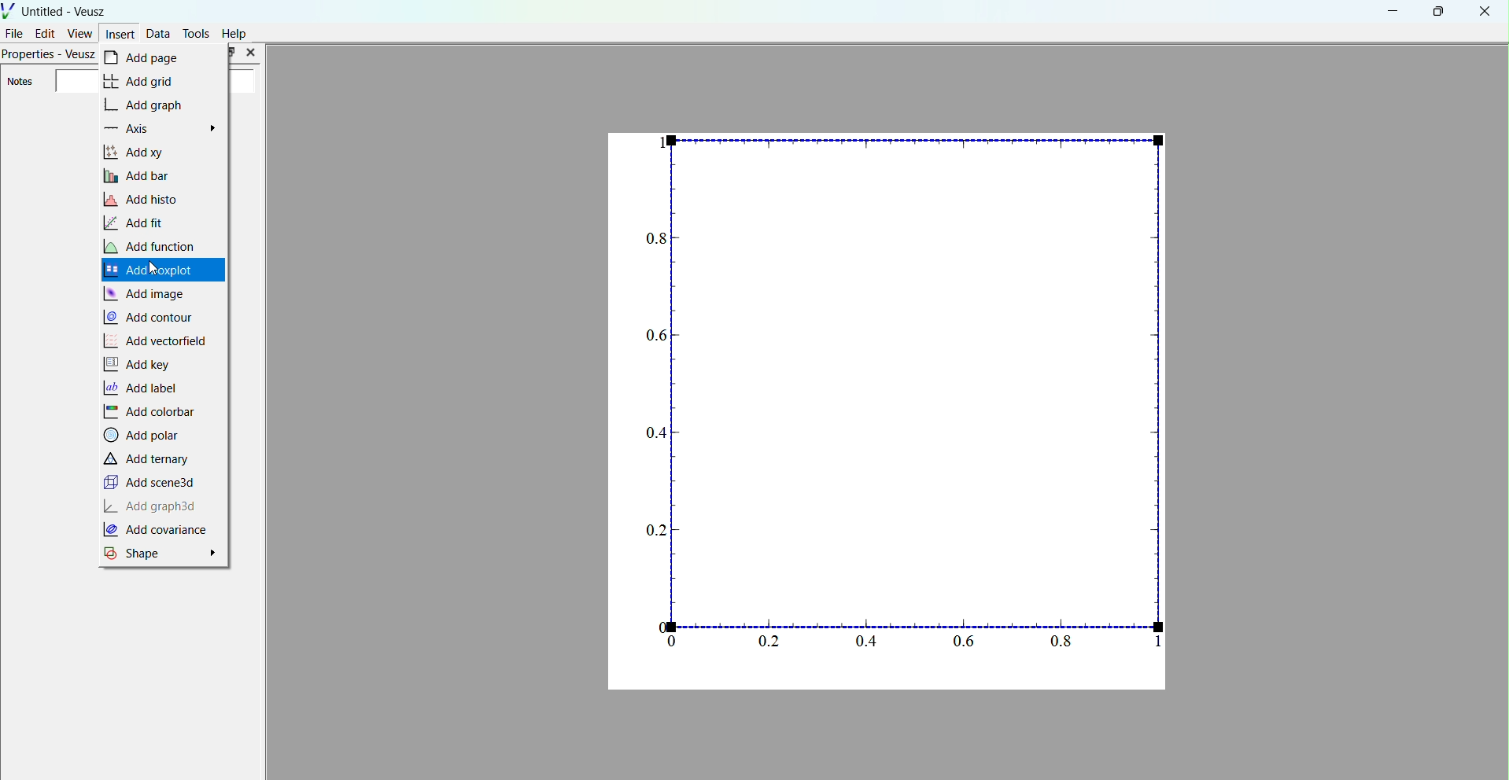 The width and height of the screenshot is (1509, 780). What do you see at coordinates (1484, 13) in the screenshot?
I see `close` at bounding box center [1484, 13].